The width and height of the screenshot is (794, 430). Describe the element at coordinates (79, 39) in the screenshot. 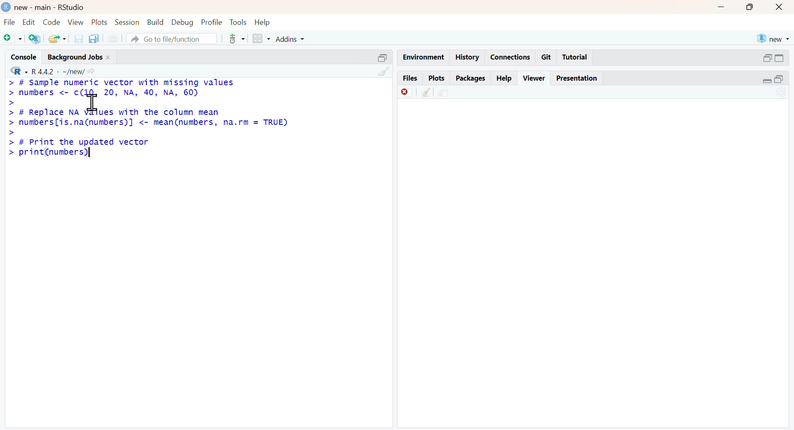

I see `save` at that location.